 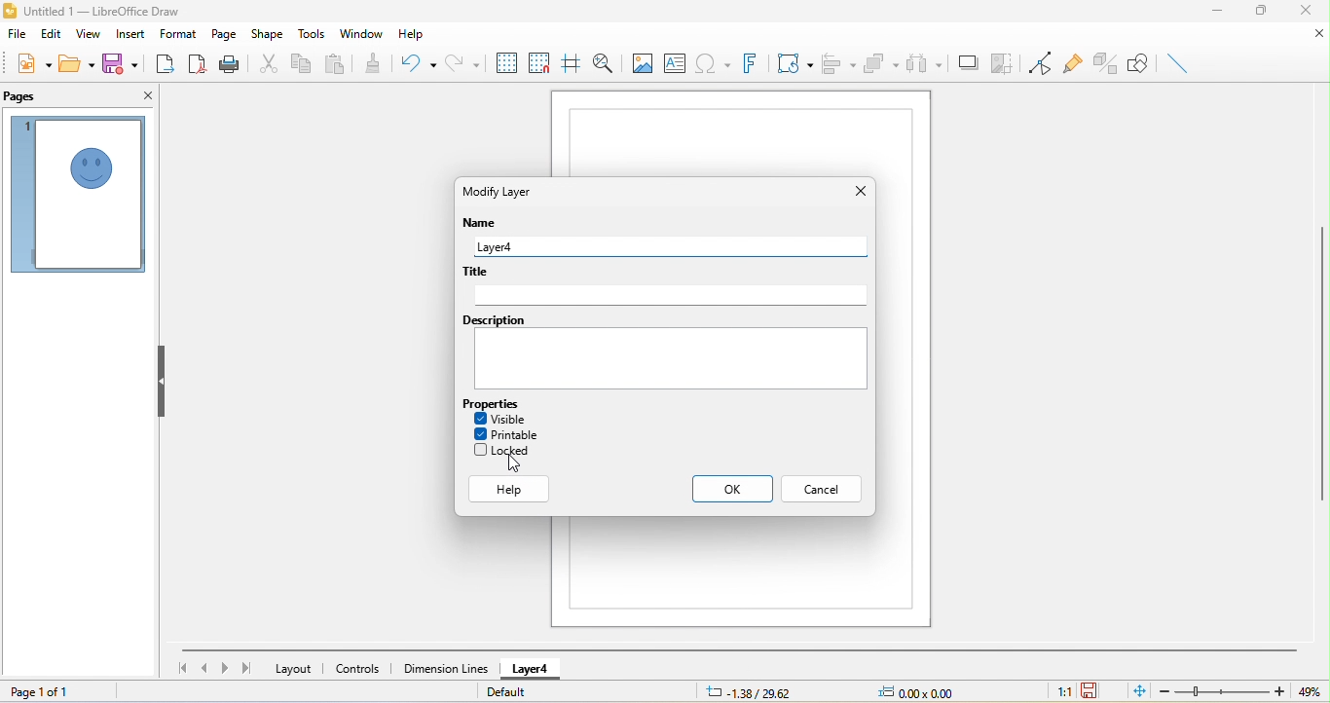 I want to click on help, so click(x=512, y=490).